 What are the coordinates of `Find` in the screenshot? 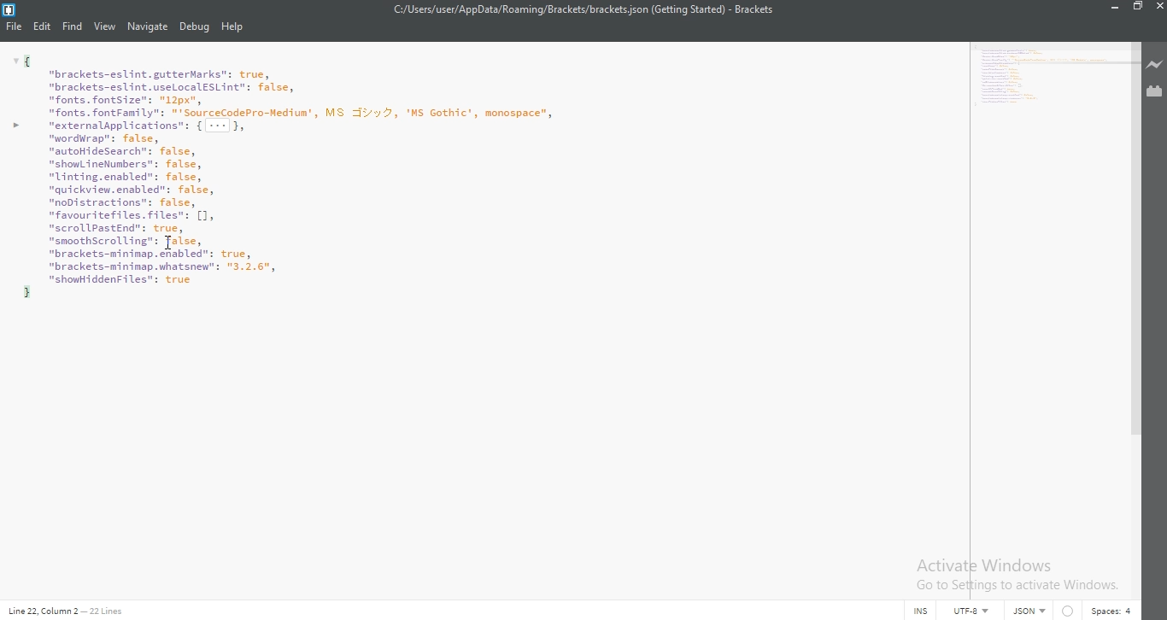 It's located at (73, 27).